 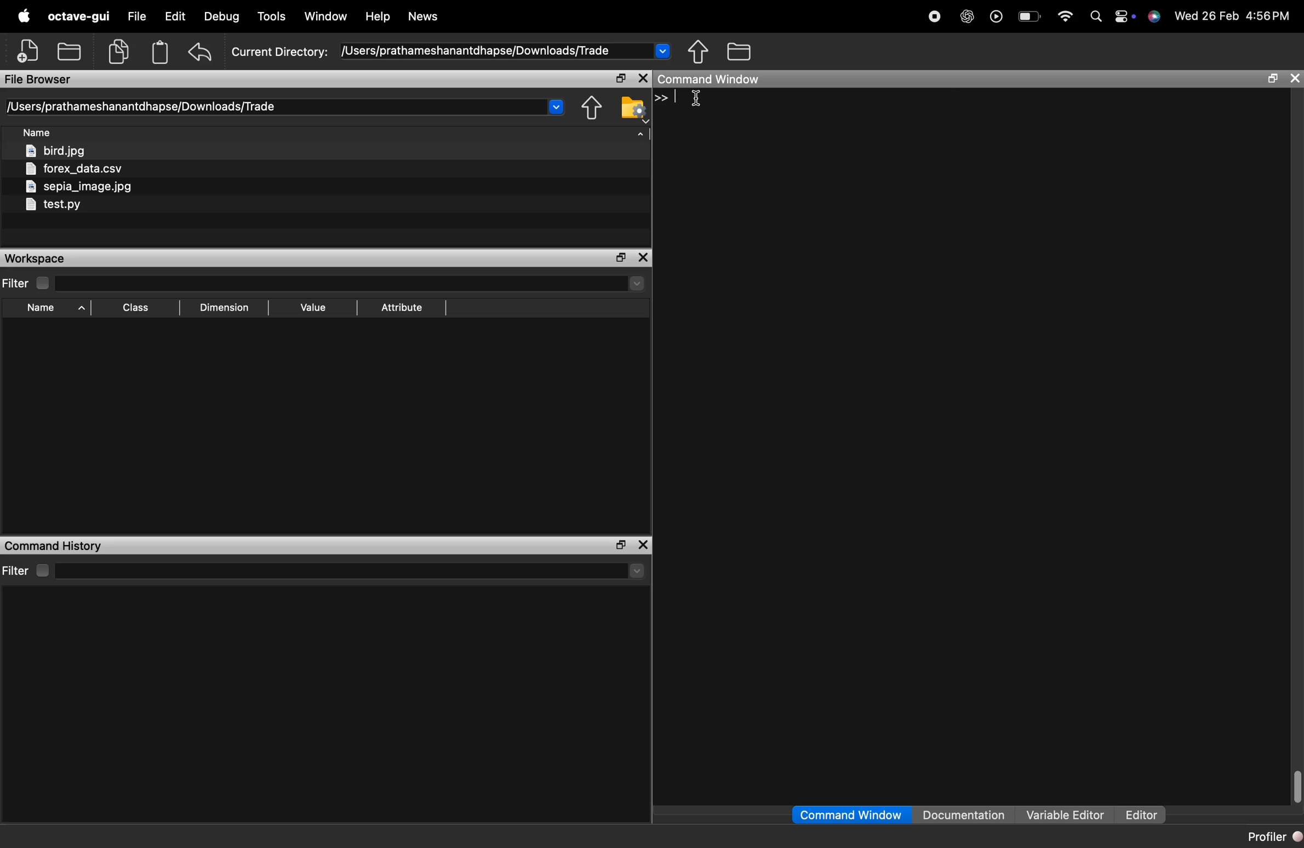 What do you see at coordinates (622, 546) in the screenshot?
I see `separate the window` at bounding box center [622, 546].